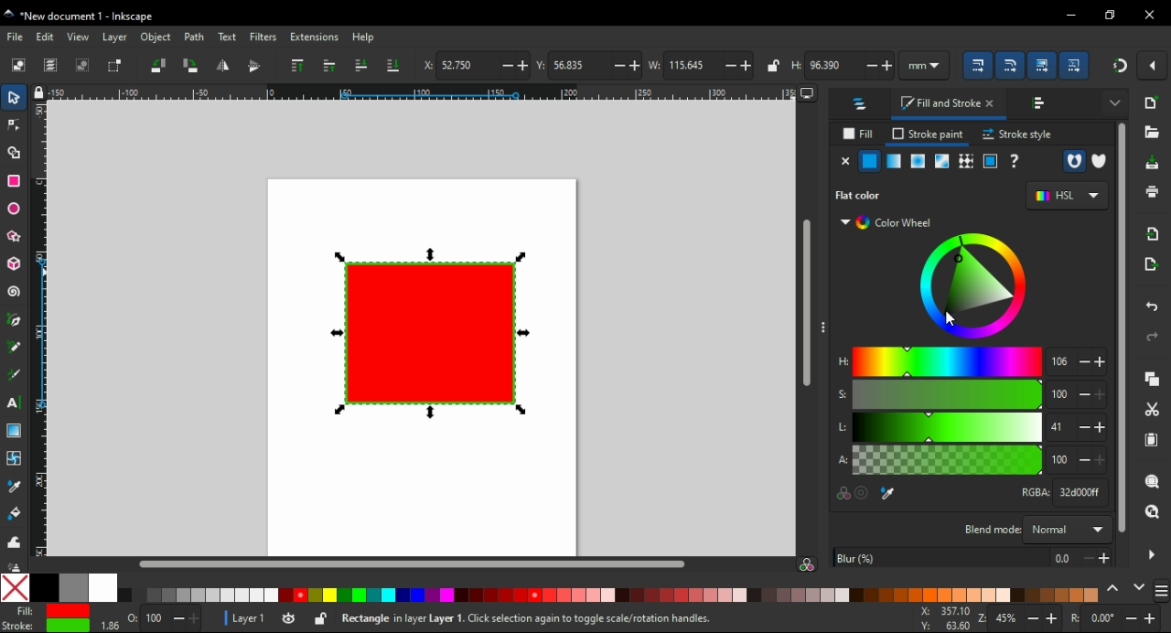 The width and height of the screenshot is (1171, 633). I want to click on color scroll options, so click(1124, 588).